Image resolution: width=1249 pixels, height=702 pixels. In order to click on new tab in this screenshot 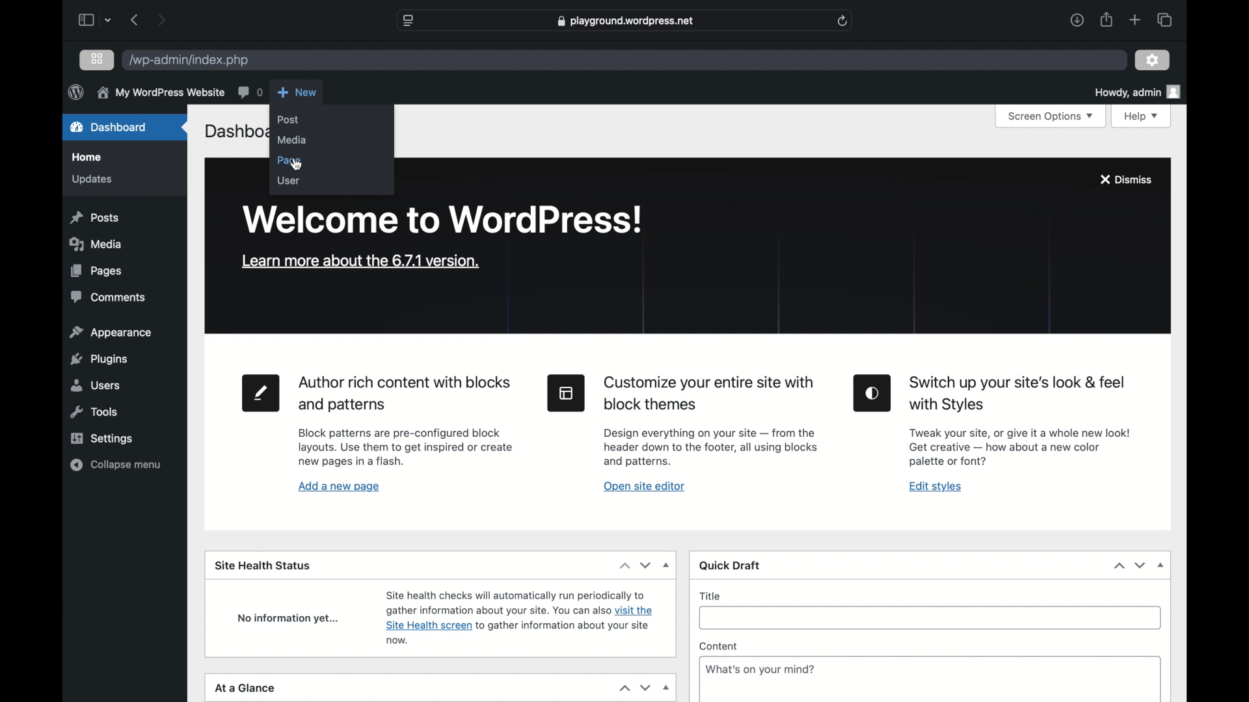, I will do `click(1135, 20)`.